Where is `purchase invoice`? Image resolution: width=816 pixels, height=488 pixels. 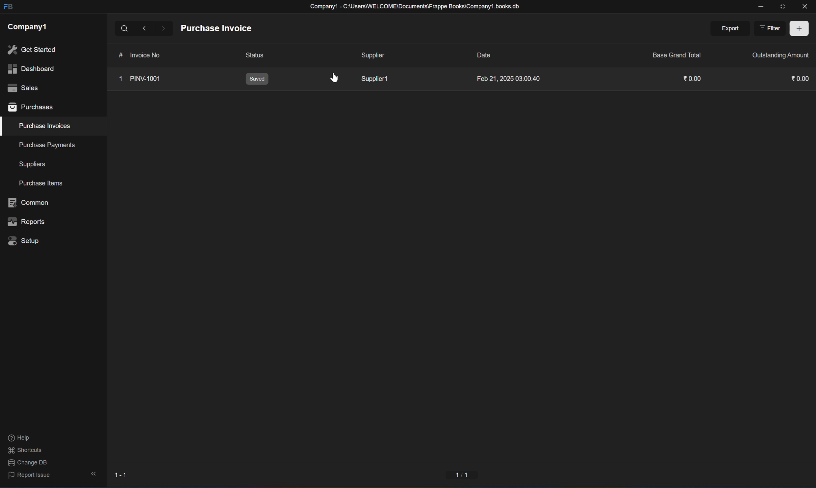 purchase invoice is located at coordinates (218, 28).